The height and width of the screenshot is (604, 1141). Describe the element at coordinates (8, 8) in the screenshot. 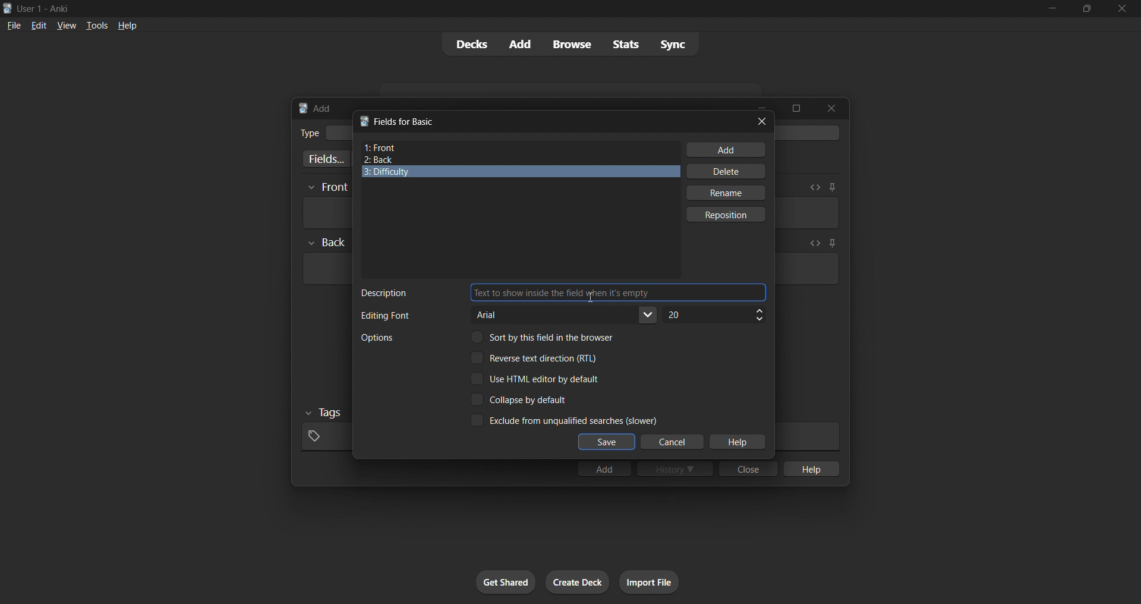

I see `Anki logo` at that location.